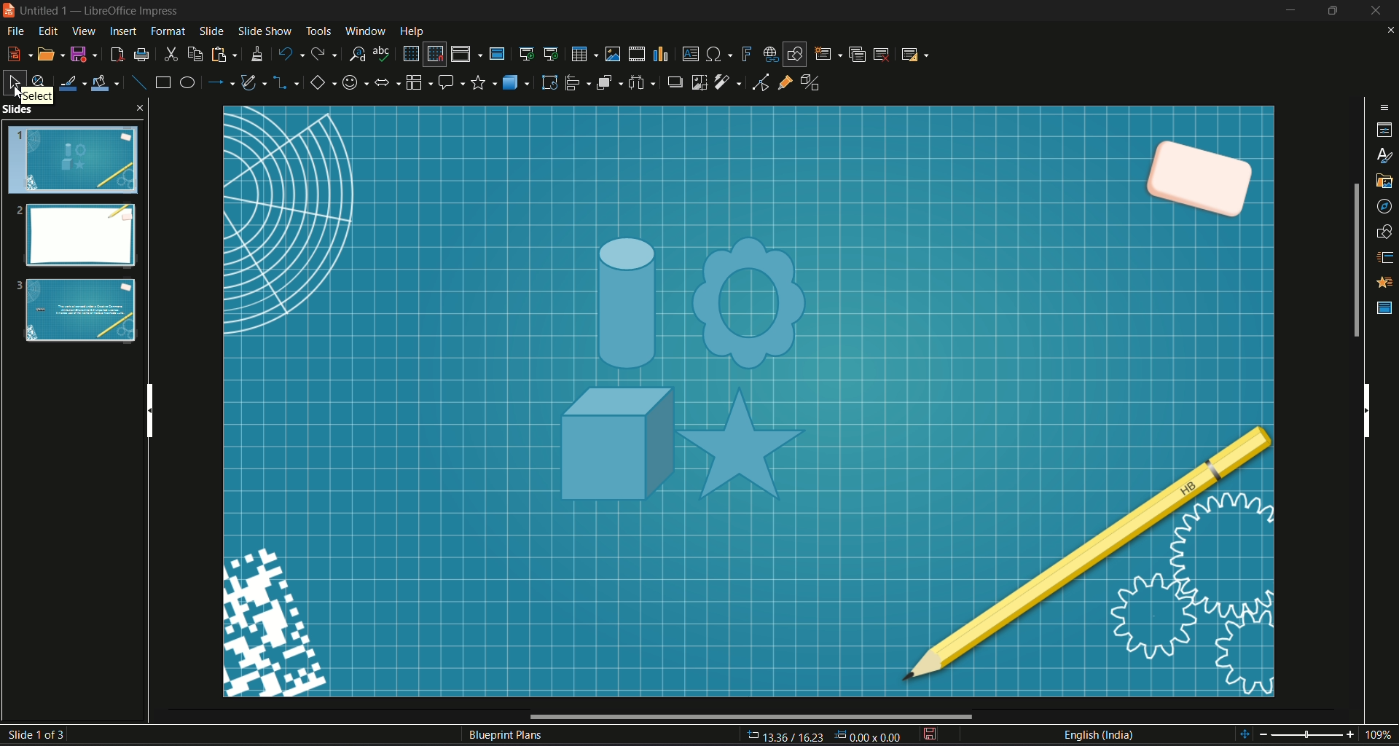  Describe the element at coordinates (815, 82) in the screenshot. I see `toggle extrusion` at that location.